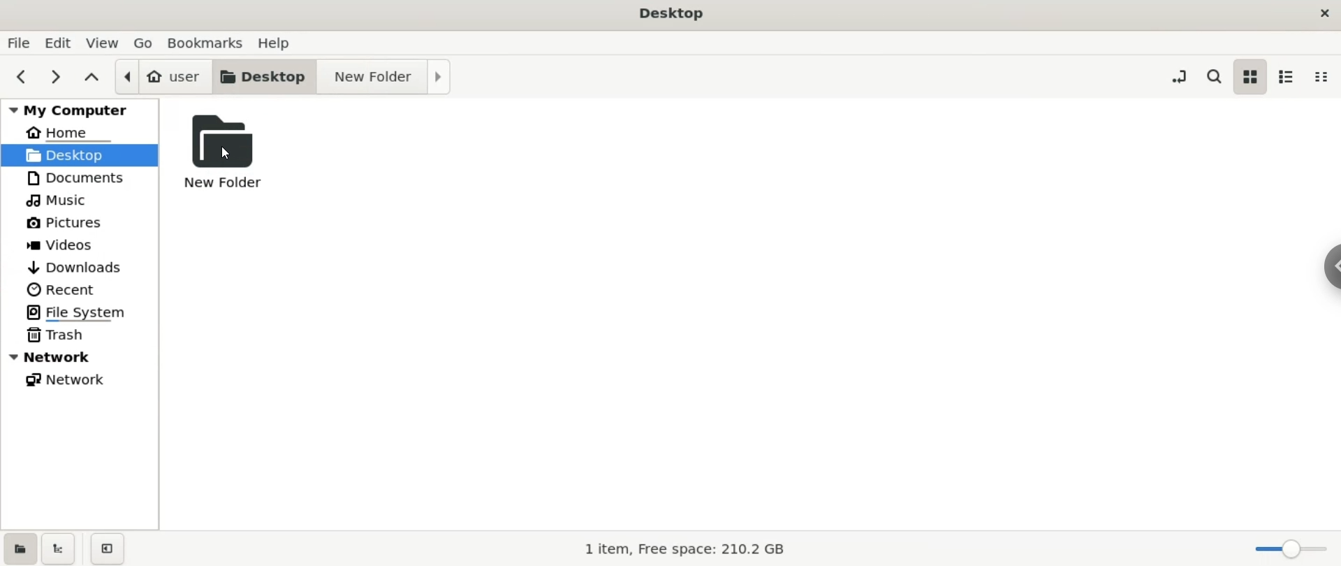 The width and height of the screenshot is (1341, 566). I want to click on list view, so click(1288, 78).